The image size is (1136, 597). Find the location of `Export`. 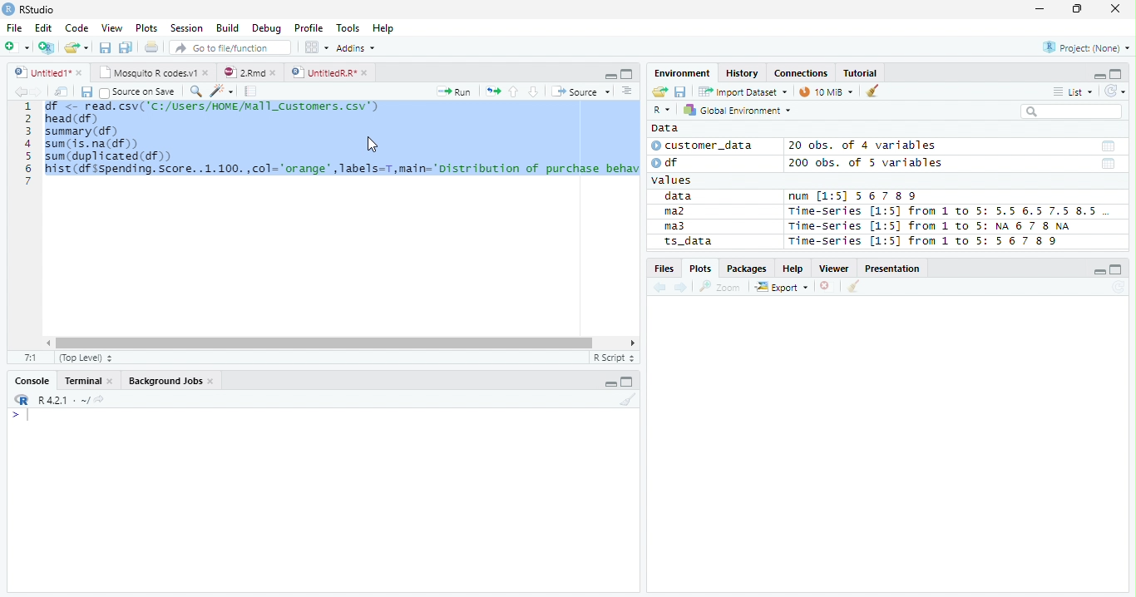

Export is located at coordinates (782, 288).